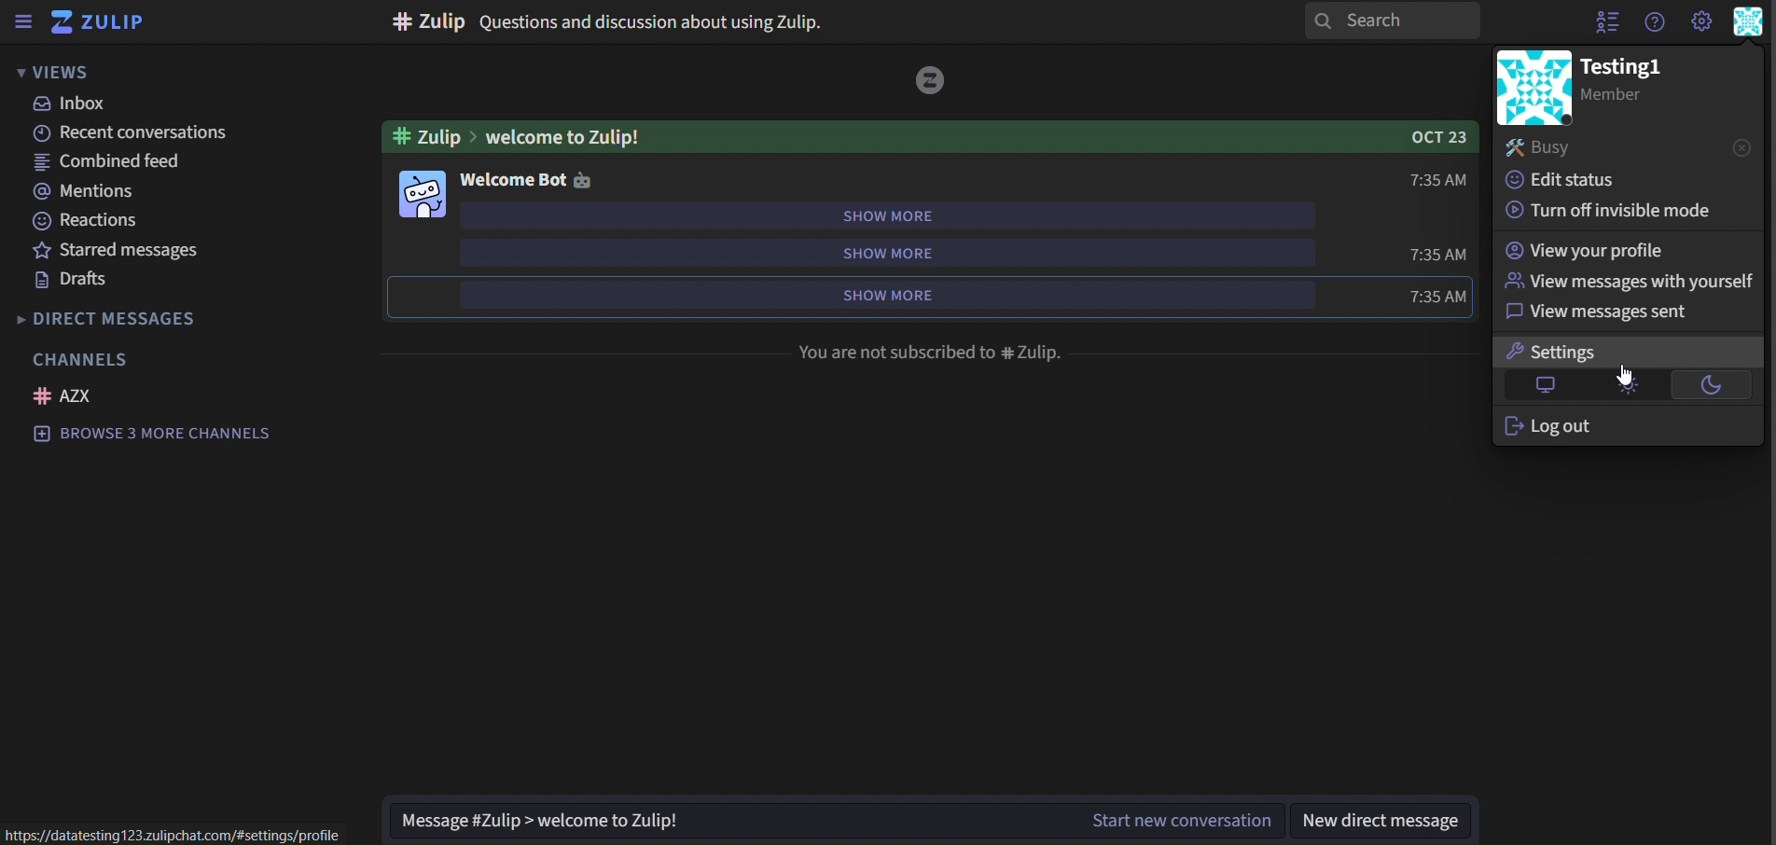  I want to click on image, so click(1533, 87).